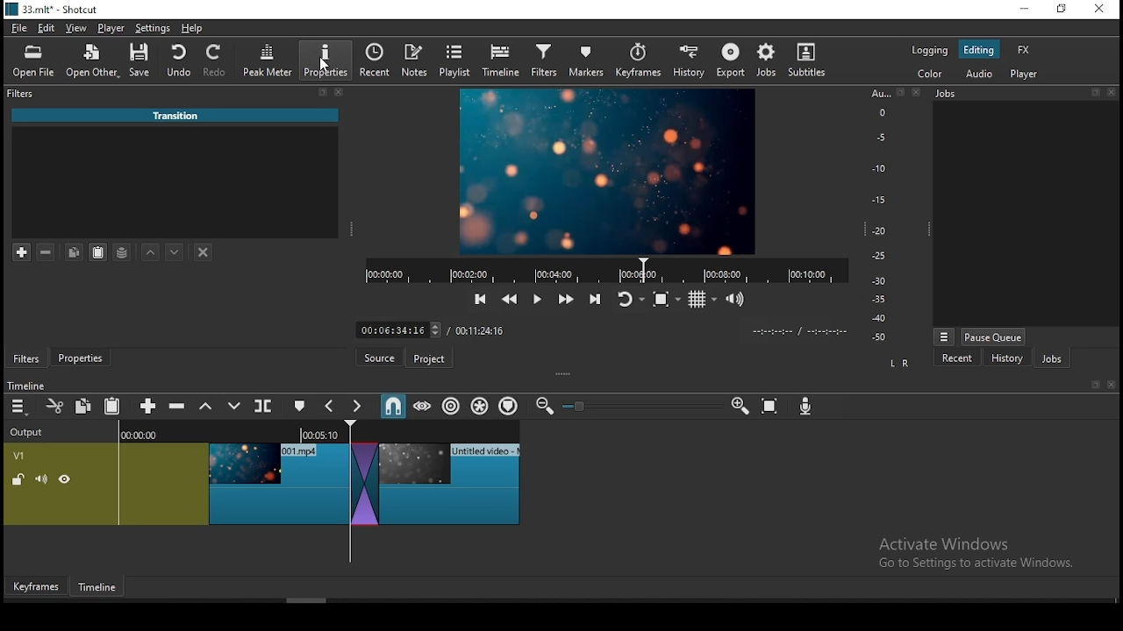 The height and width of the screenshot is (631, 1123). I want to click on Timeframe, so click(102, 589).